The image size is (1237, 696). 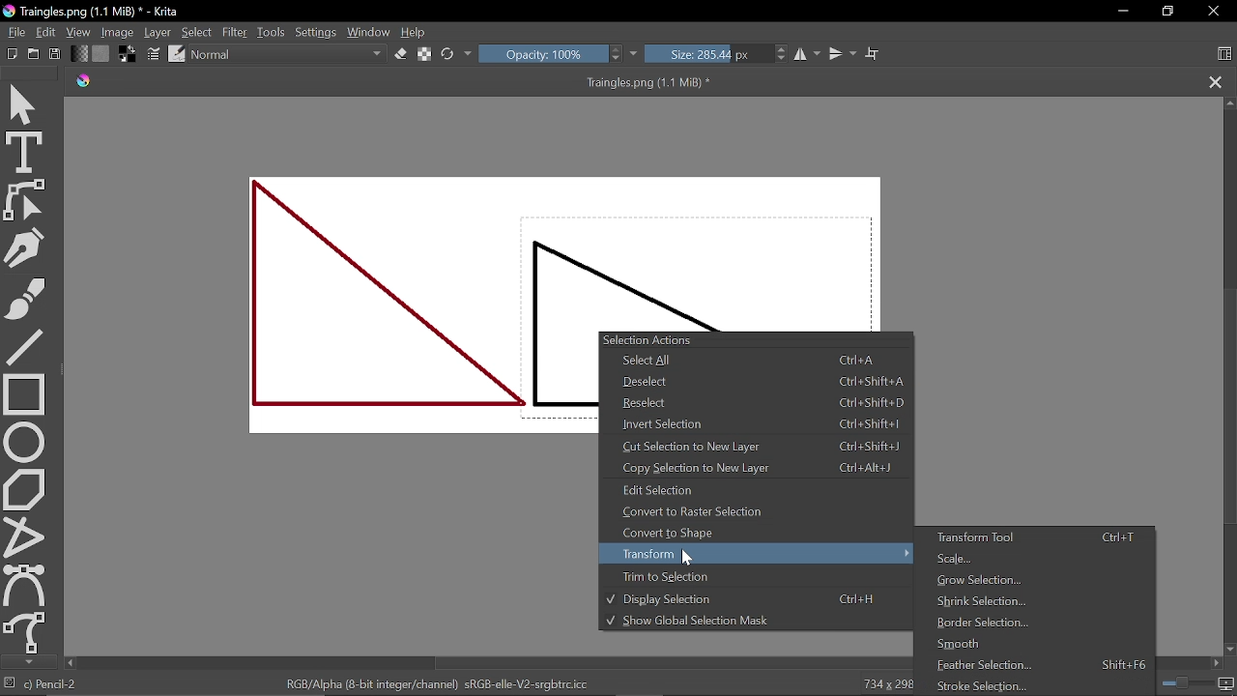 I want to click on Cut selection to new layer, so click(x=759, y=447).